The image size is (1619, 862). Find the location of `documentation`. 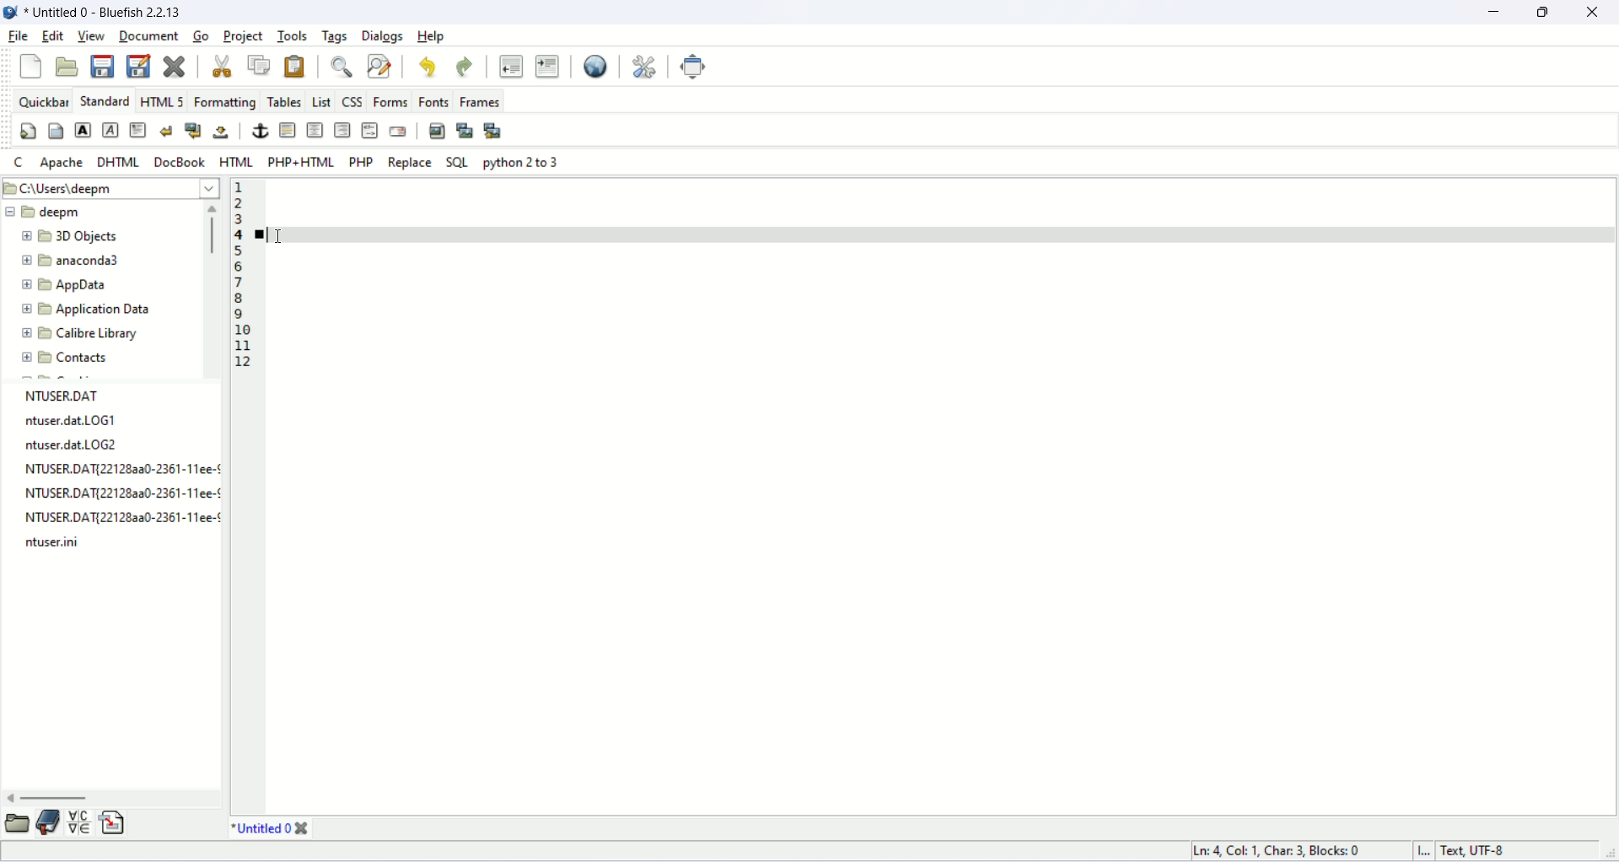

documentation is located at coordinates (46, 822).